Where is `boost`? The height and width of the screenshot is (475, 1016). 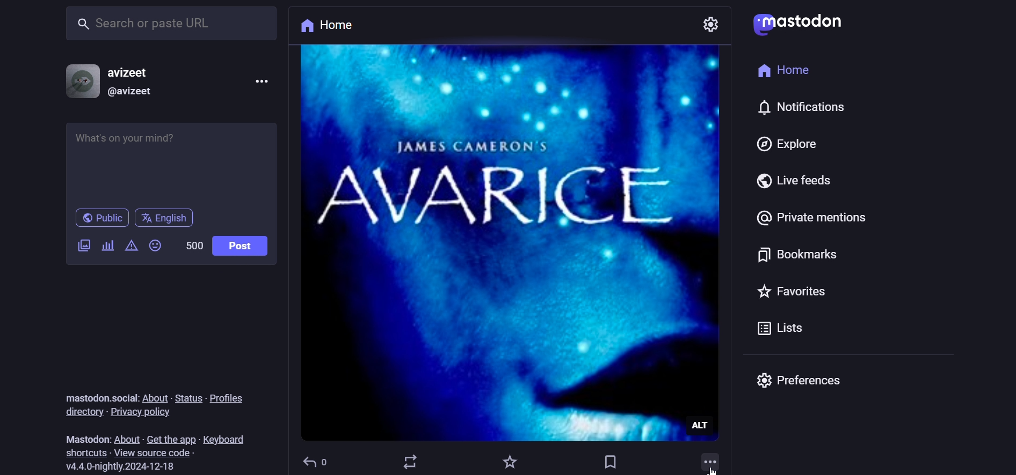 boost is located at coordinates (410, 461).